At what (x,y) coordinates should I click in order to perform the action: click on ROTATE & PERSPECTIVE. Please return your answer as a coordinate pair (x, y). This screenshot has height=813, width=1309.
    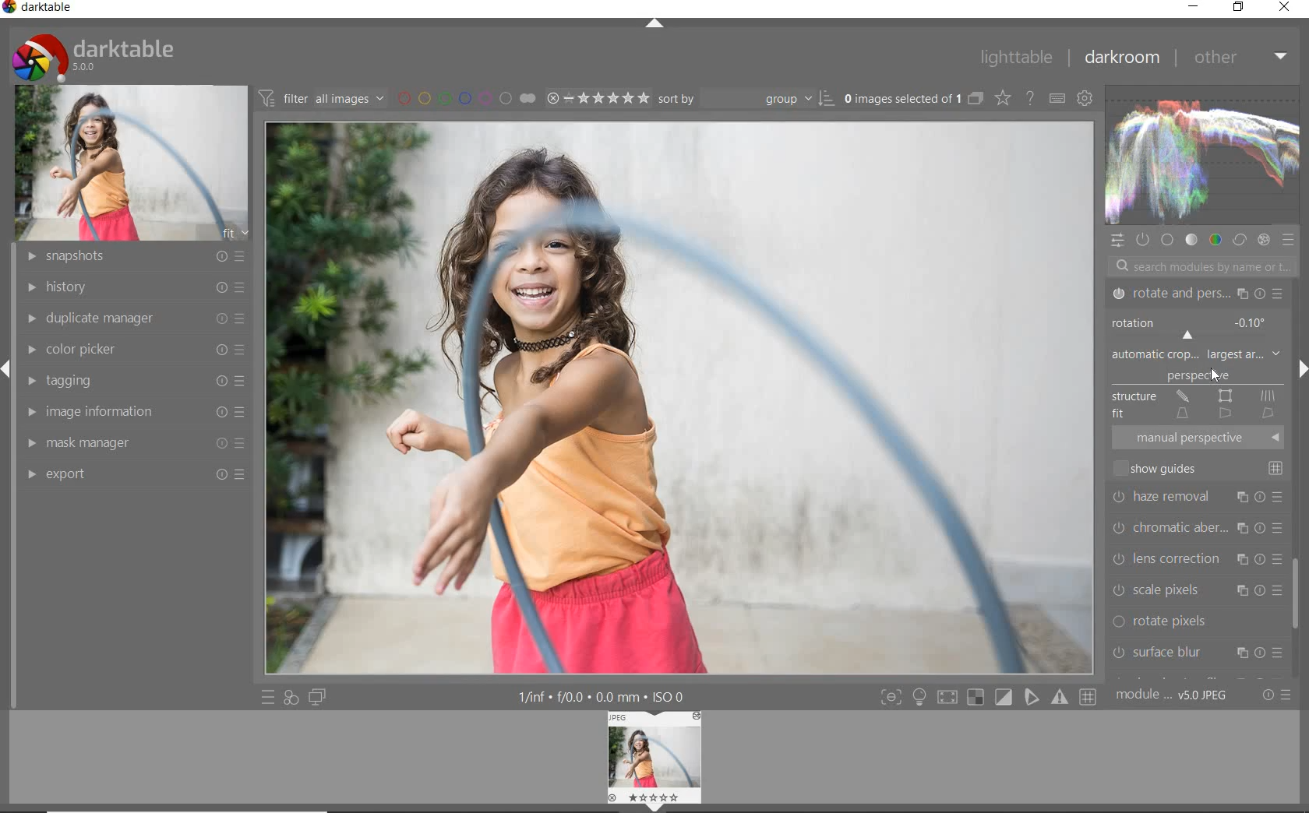
    Looking at the image, I should click on (1196, 294).